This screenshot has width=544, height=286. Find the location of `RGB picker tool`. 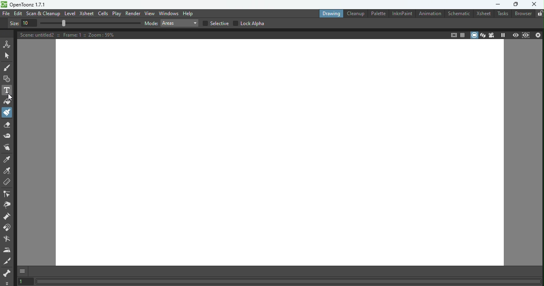

RGB picker tool is located at coordinates (8, 170).